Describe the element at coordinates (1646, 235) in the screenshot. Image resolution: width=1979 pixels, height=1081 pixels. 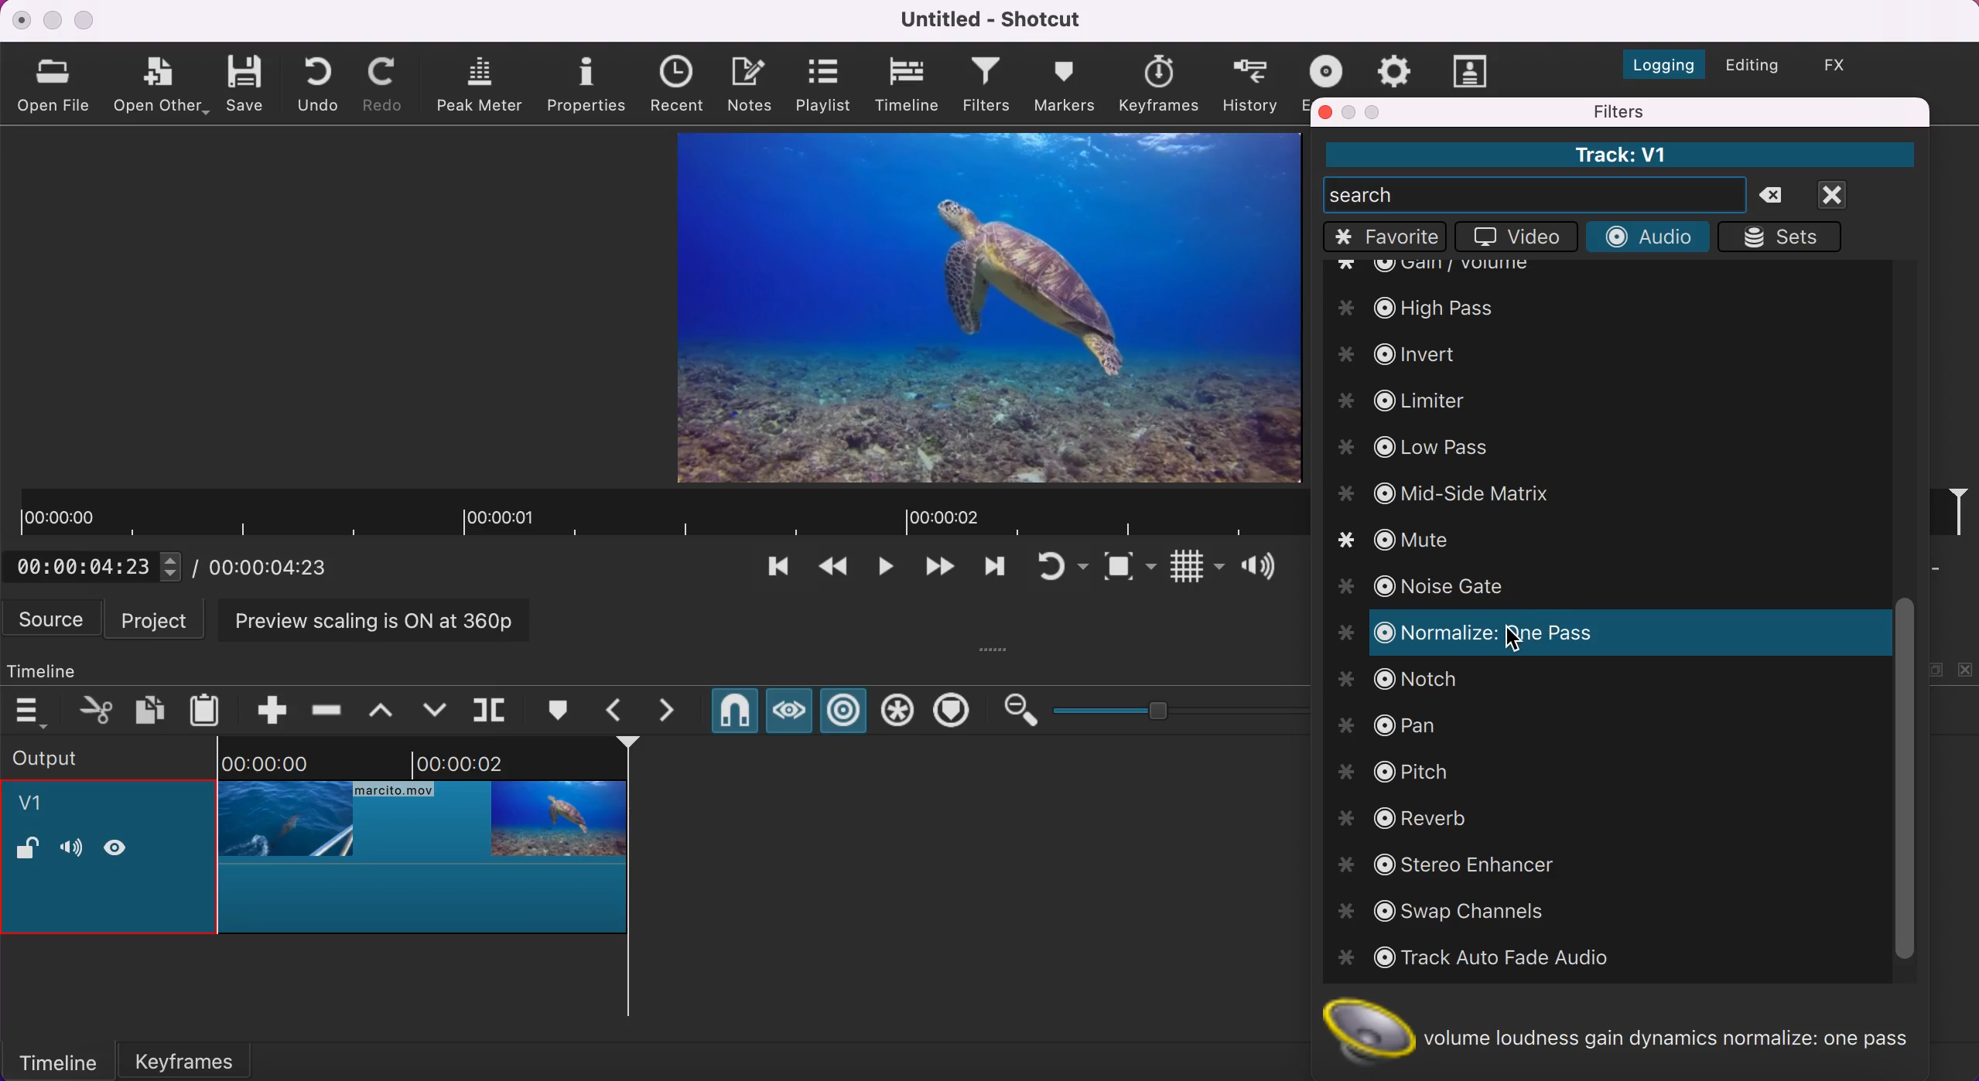
I see `audio` at that location.